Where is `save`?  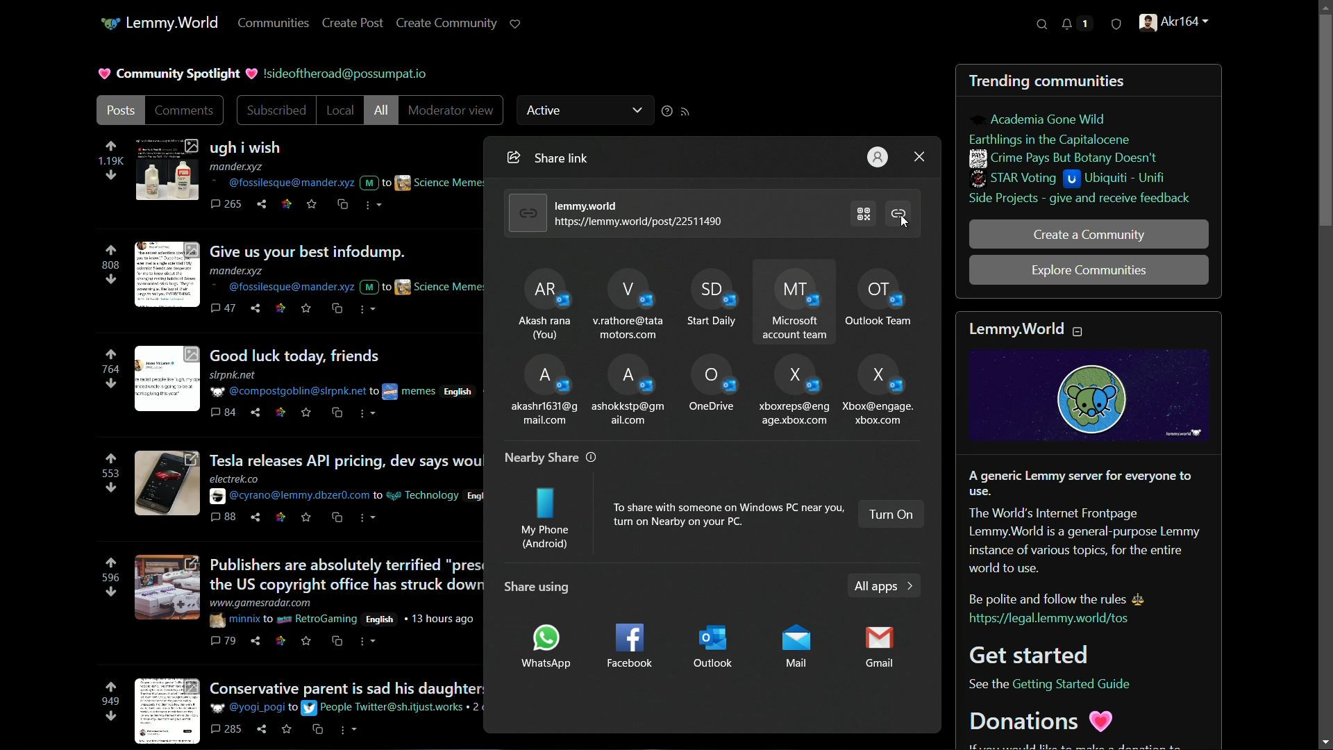 save is located at coordinates (289, 732).